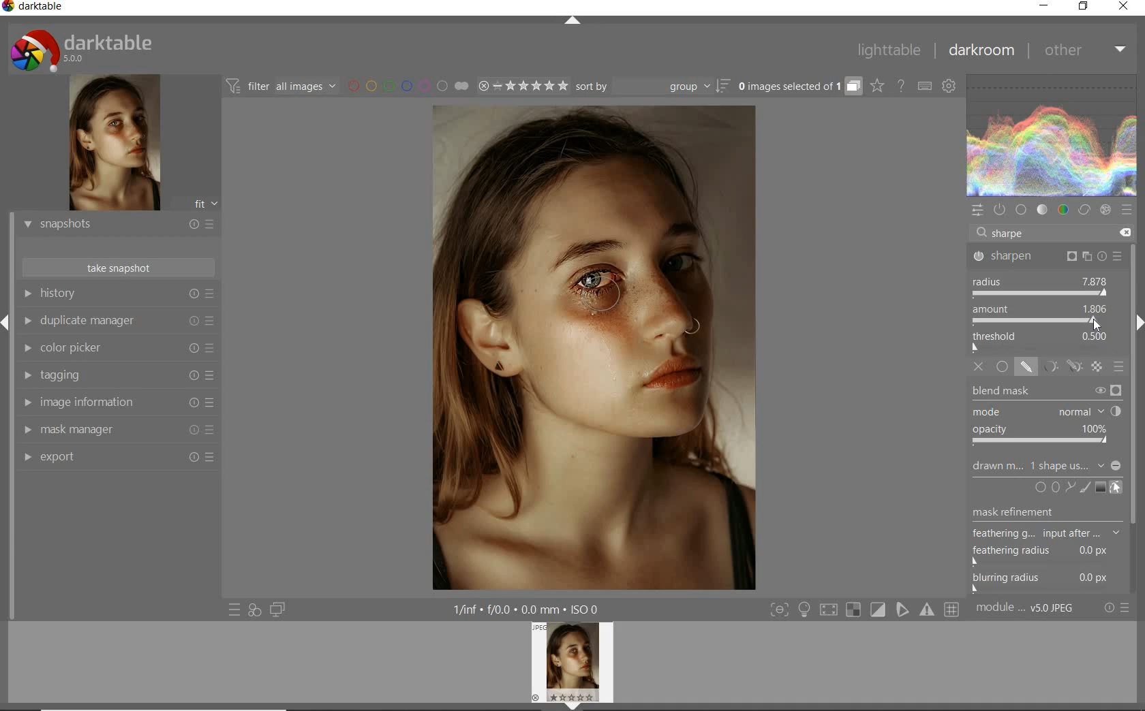 Image resolution: width=1145 pixels, height=711 pixels. I want to click on color picker, so click(118, 349).